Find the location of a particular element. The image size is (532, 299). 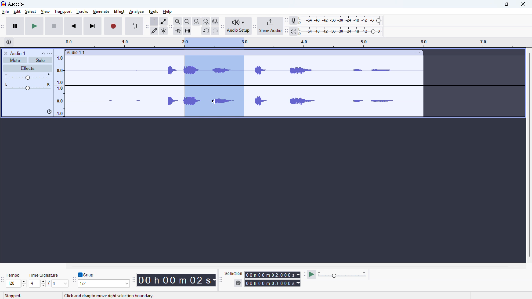

Set tempo is located at coordinates (16, 283).